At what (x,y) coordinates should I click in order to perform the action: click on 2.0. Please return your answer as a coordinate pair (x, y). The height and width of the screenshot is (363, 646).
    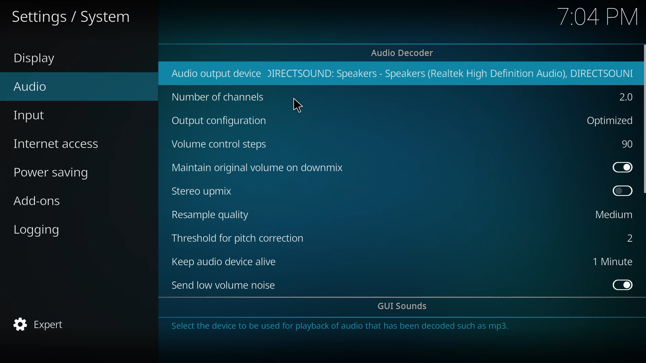
    Looking at the image, I should click on (625, 97).